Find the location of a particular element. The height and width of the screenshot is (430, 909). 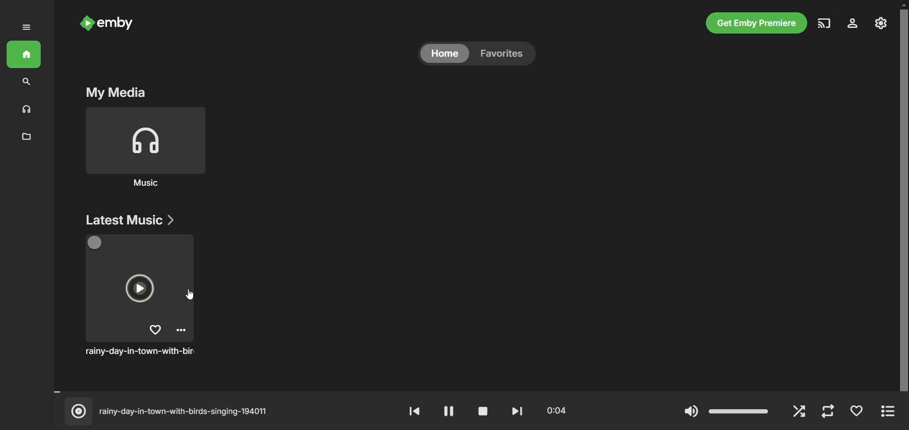

my media is located at coordinates (113, 93).